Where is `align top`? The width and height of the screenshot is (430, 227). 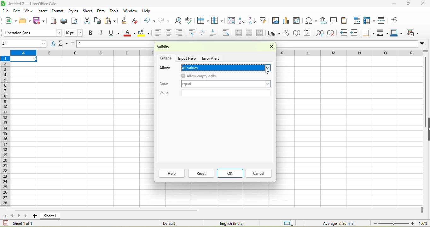
align top is located at coordinates (193, 33).